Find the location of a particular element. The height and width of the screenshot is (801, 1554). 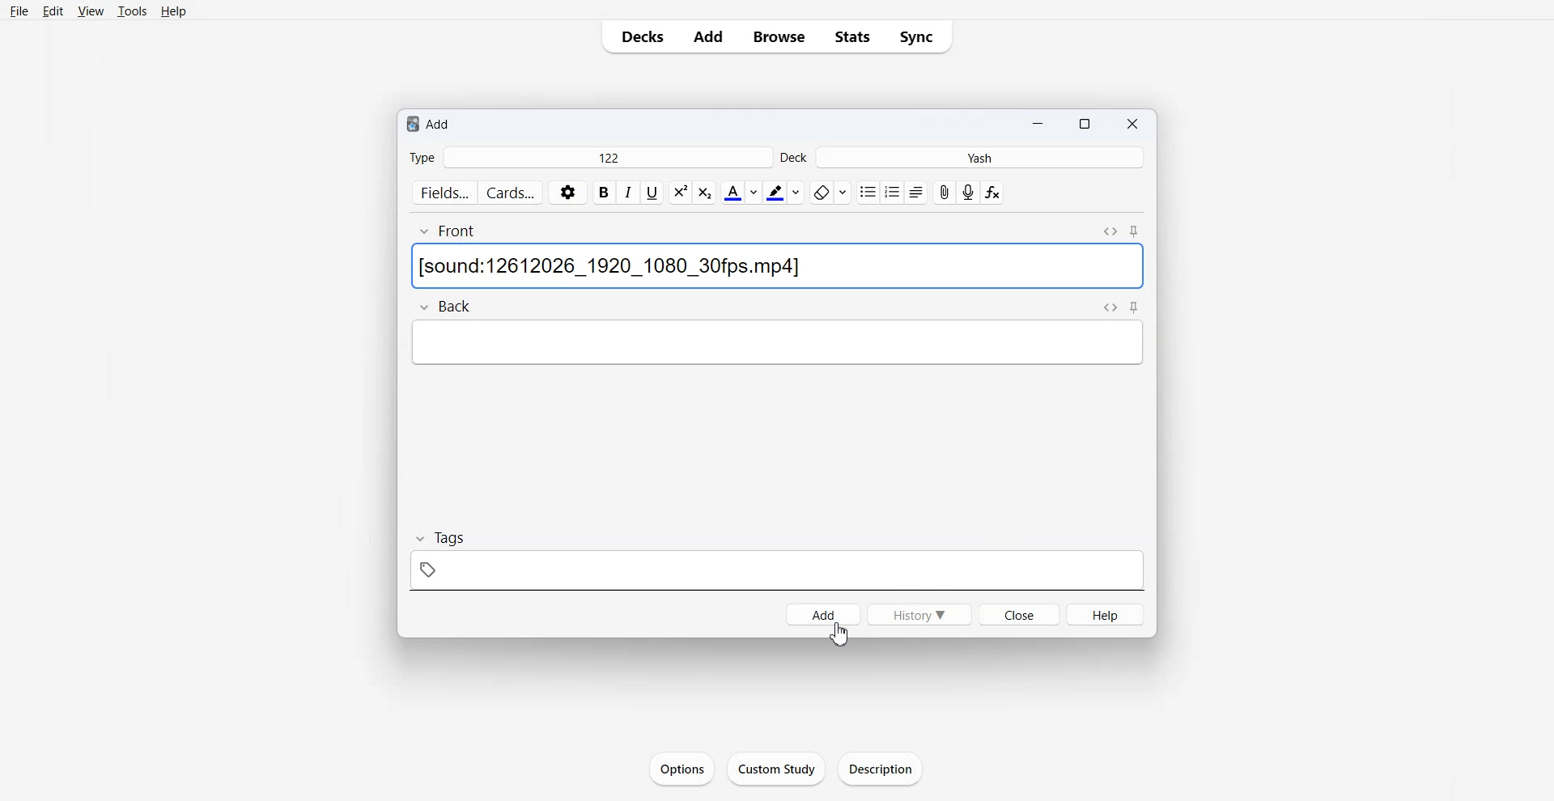

Underline is located at coordinates (653, 193).